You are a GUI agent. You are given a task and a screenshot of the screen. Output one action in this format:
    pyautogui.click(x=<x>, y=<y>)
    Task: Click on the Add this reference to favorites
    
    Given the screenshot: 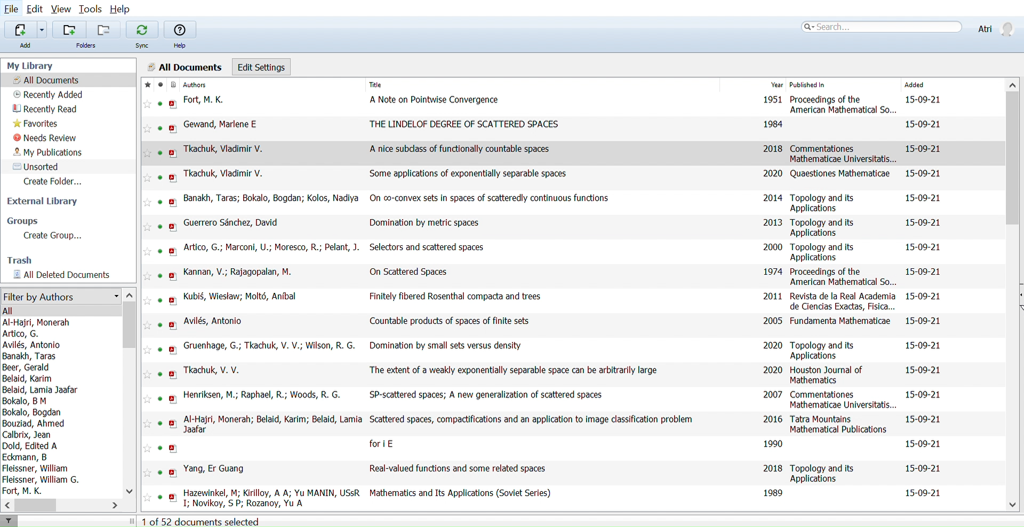 What is the action you would take?
    pyautogui.click(x=148, y=129)
    